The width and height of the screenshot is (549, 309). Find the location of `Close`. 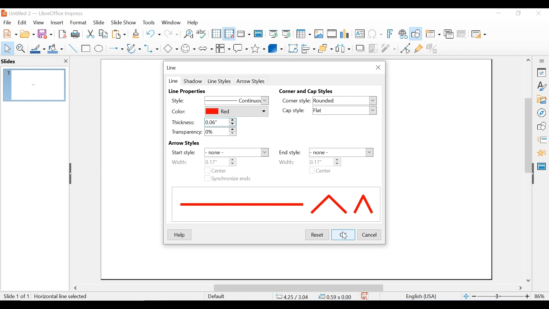

Close is located at coordinates (377, 68).